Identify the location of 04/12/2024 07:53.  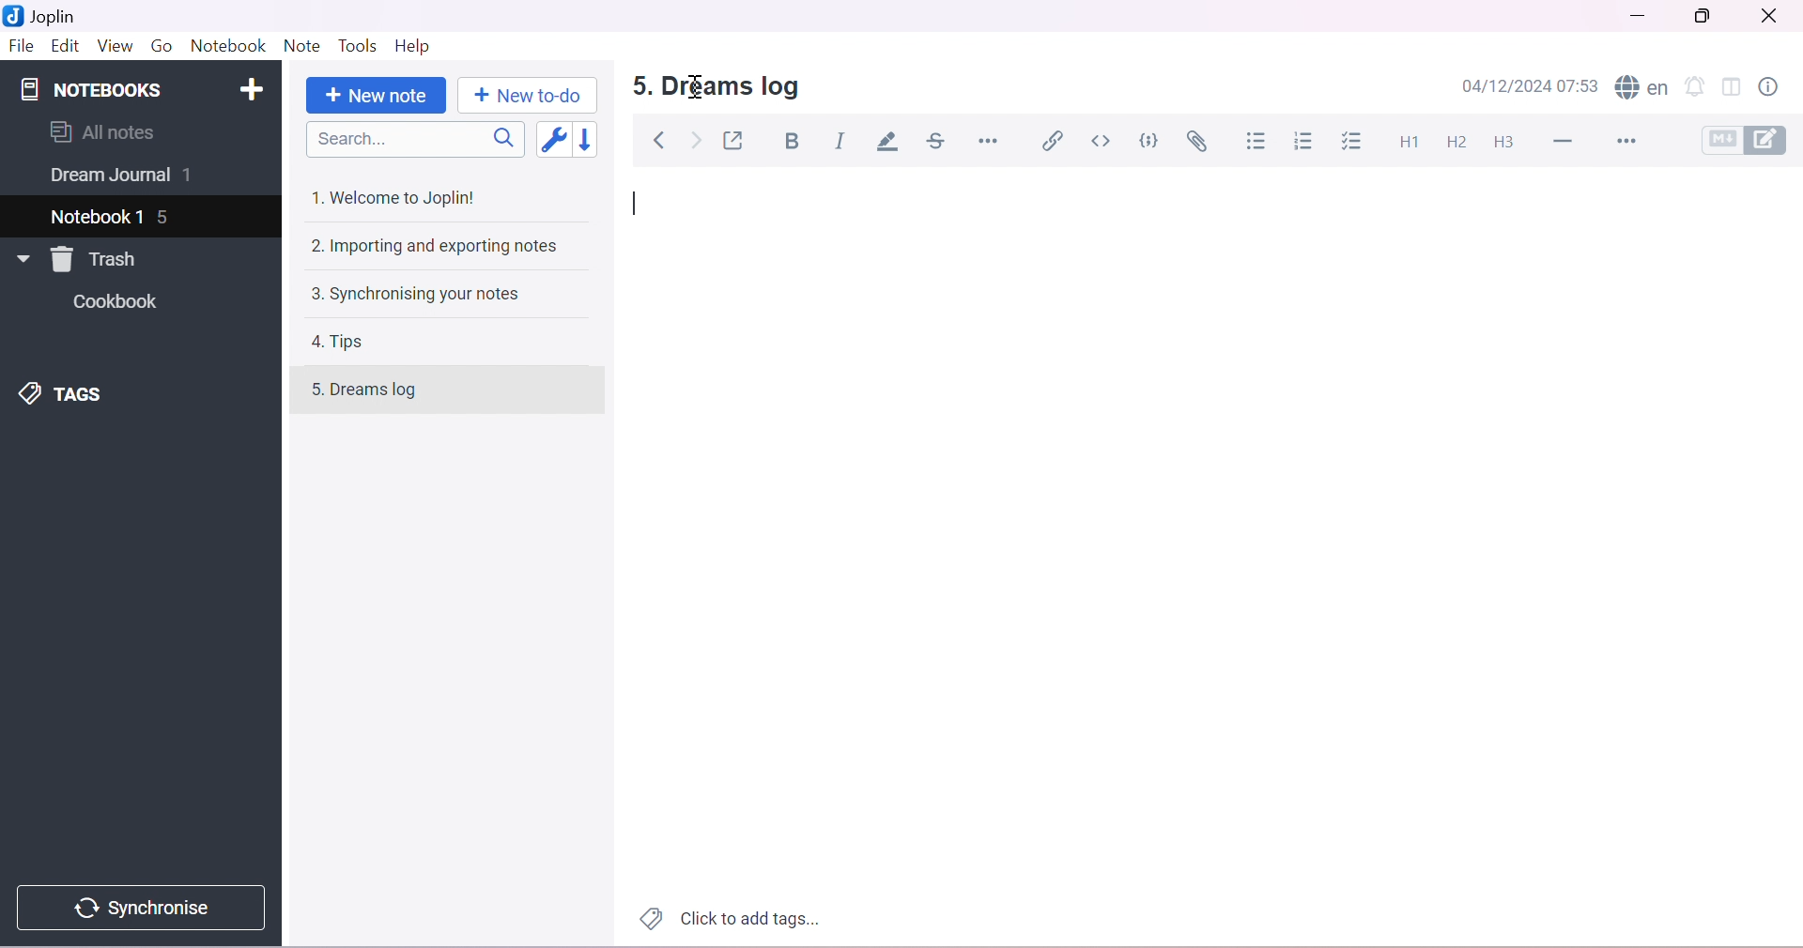
(1534, 86).